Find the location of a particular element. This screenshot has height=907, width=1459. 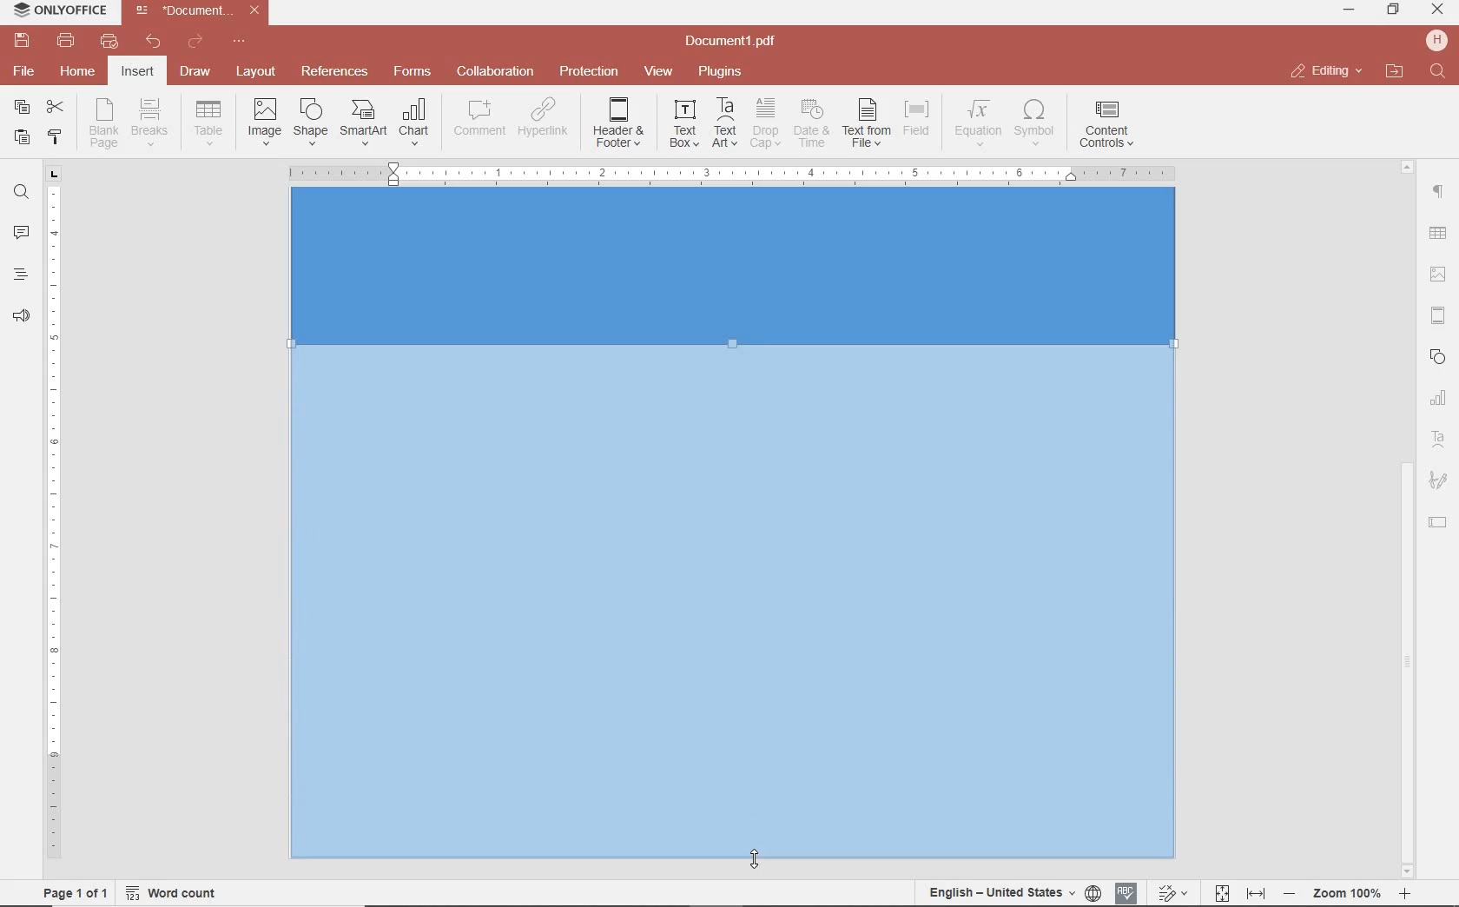

minimize is located at coordinates (1350, 10).